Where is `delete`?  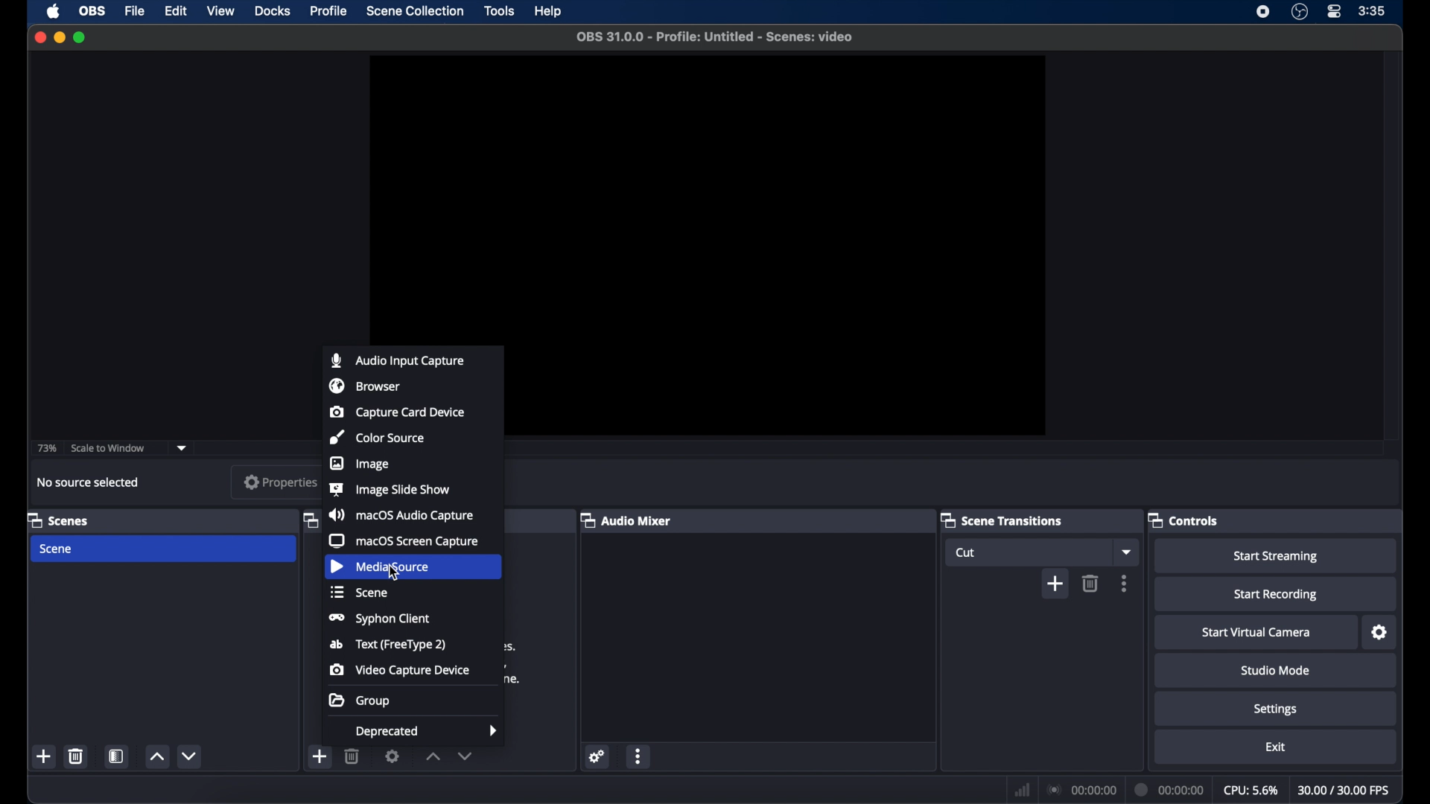
delete is located at coordinates (352, 756).